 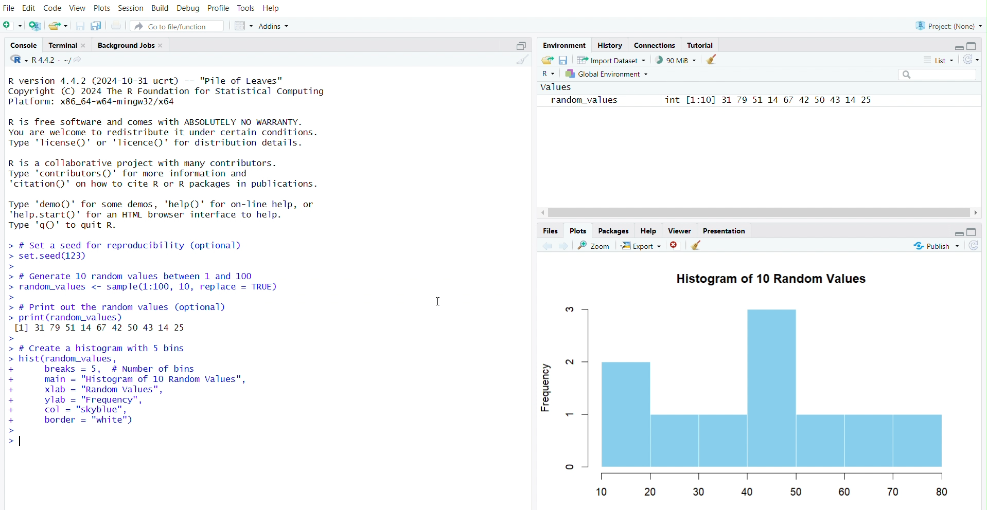 I want to click on minimize, so click(x=956, y=232).